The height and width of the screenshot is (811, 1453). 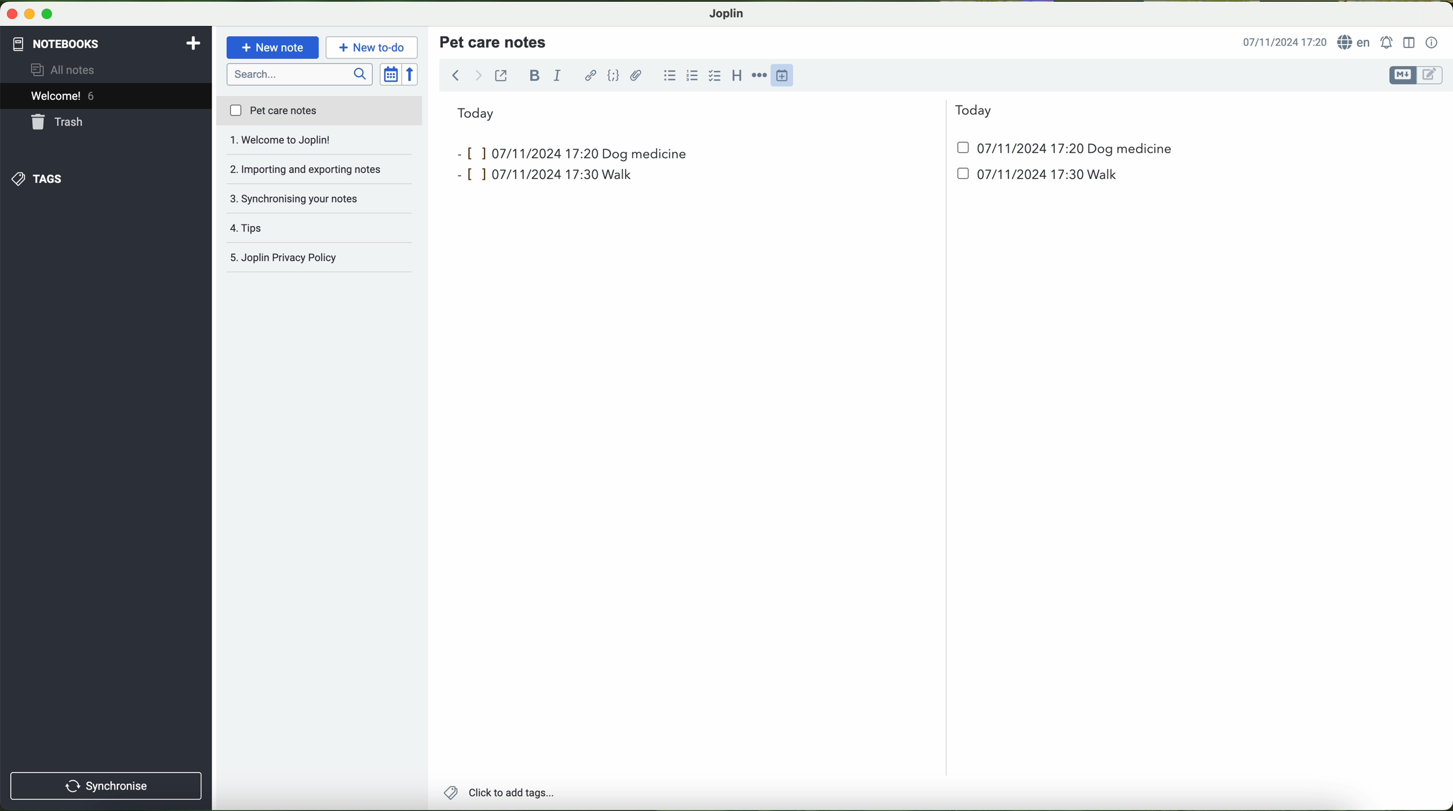 I want to click on Joplin privacy policy, so click(x=320, y=228).